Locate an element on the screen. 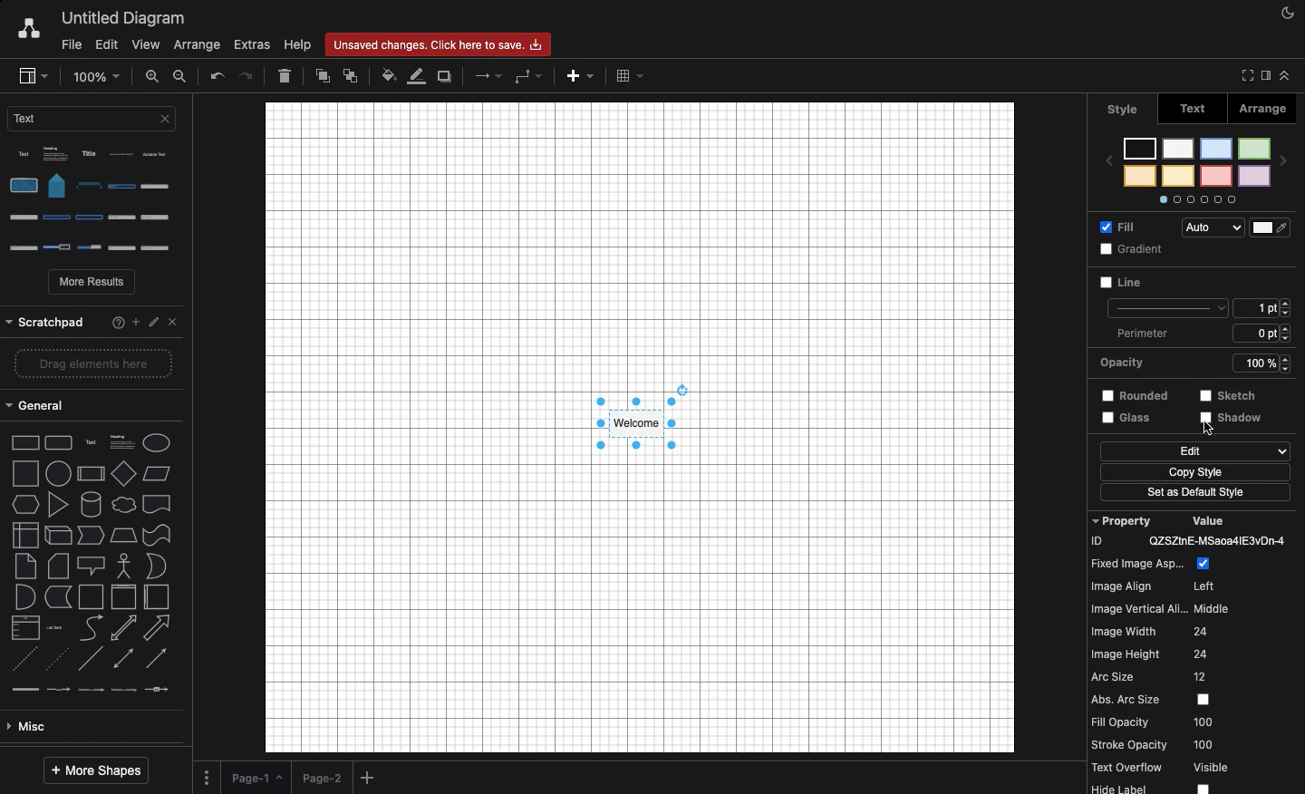 This screenshot has height=794, width=1305. Night  is located at coordinates (1289, 12).